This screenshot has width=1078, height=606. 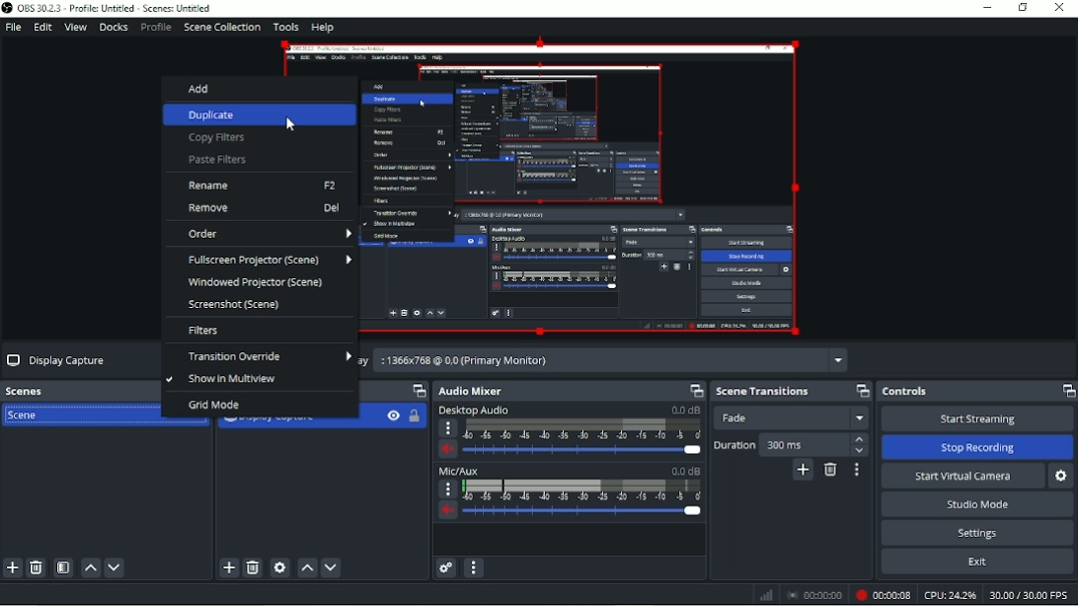 What do you see at coordinates (473, 412) in the screenshot?
I see `Desktop Audio` at bounding box center [473, 412].